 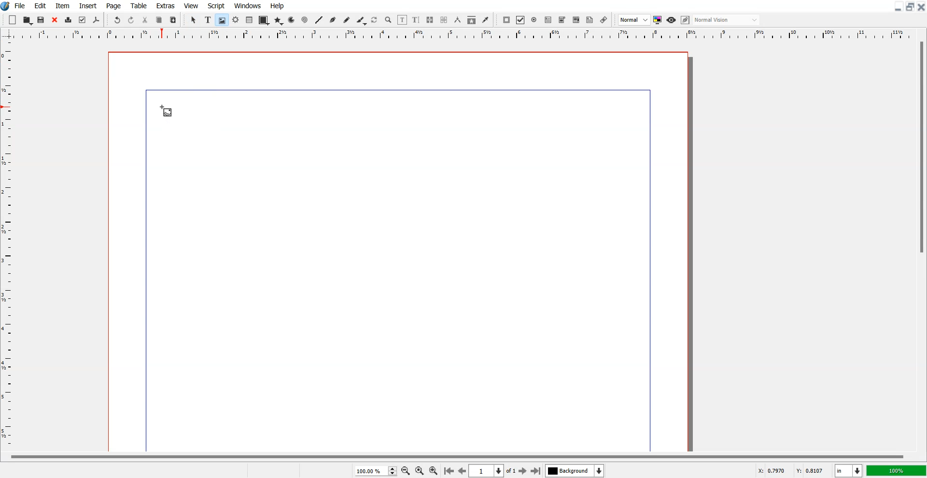 What do you see at coordinates (87, 5) in the screenshot?
I see `Insert` at bounding box center [87, 5].